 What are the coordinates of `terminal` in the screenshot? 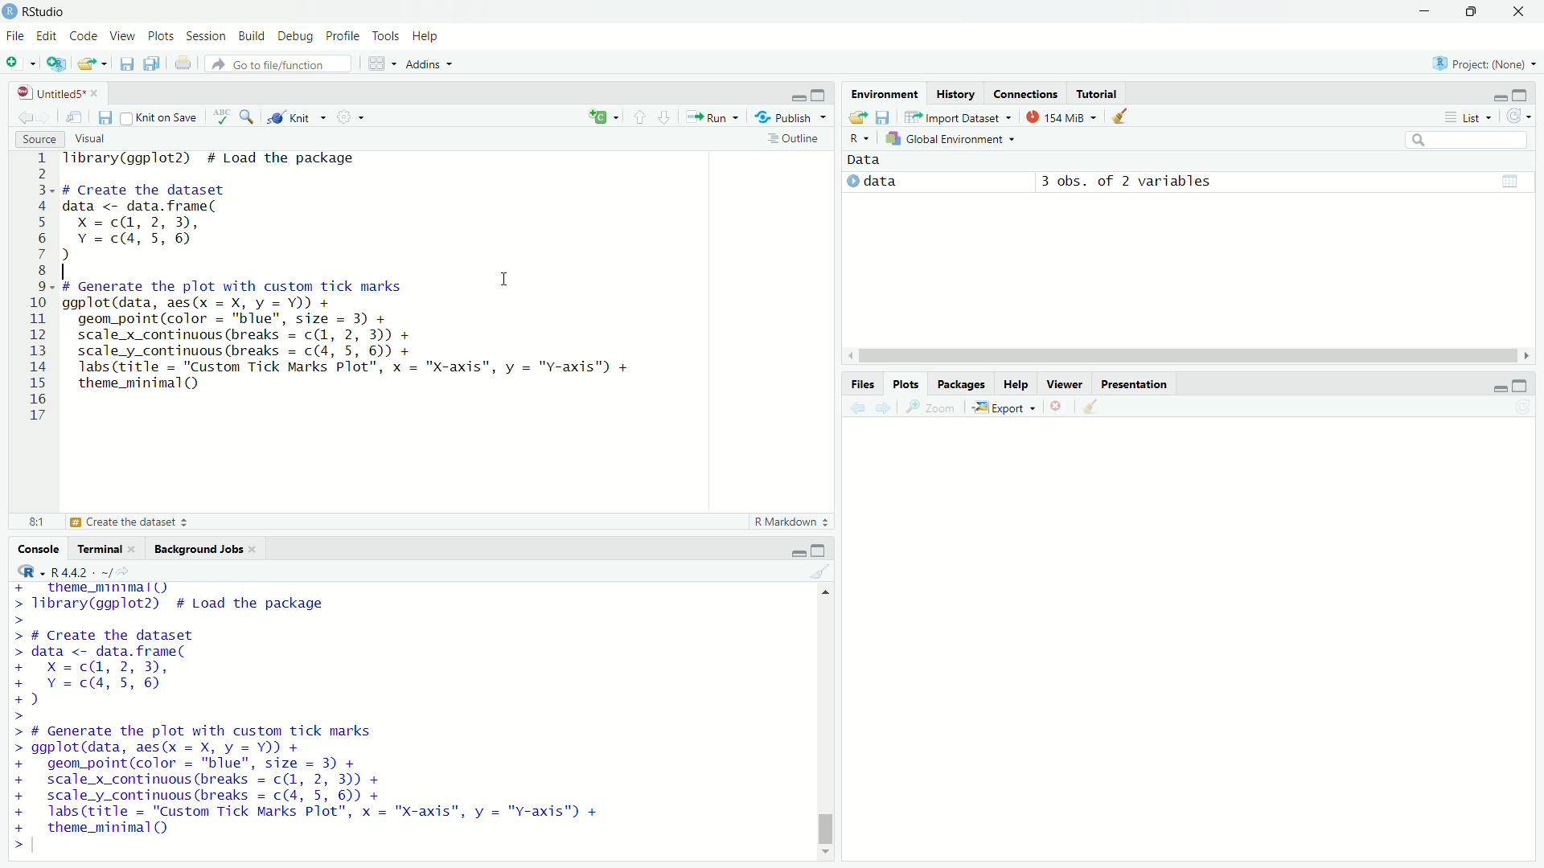 It's located at (98, 549).